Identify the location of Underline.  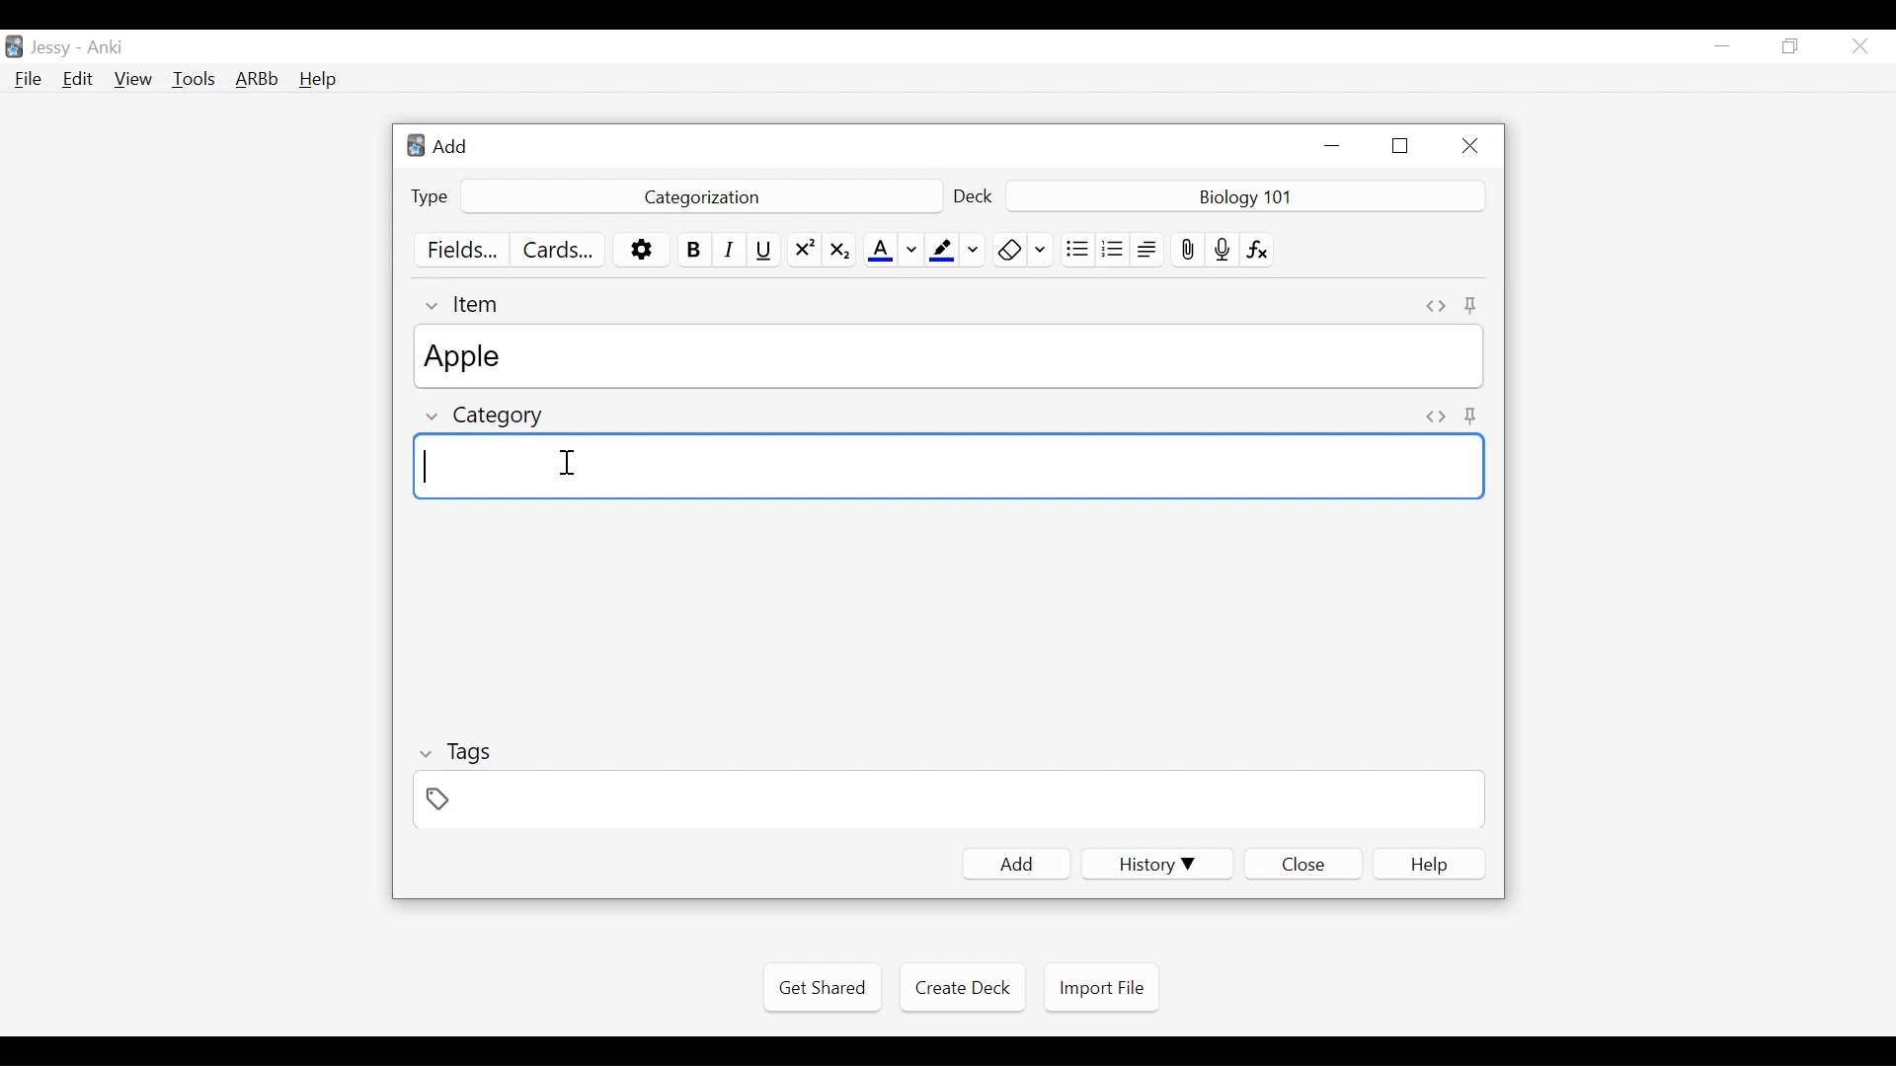
(766, 250).